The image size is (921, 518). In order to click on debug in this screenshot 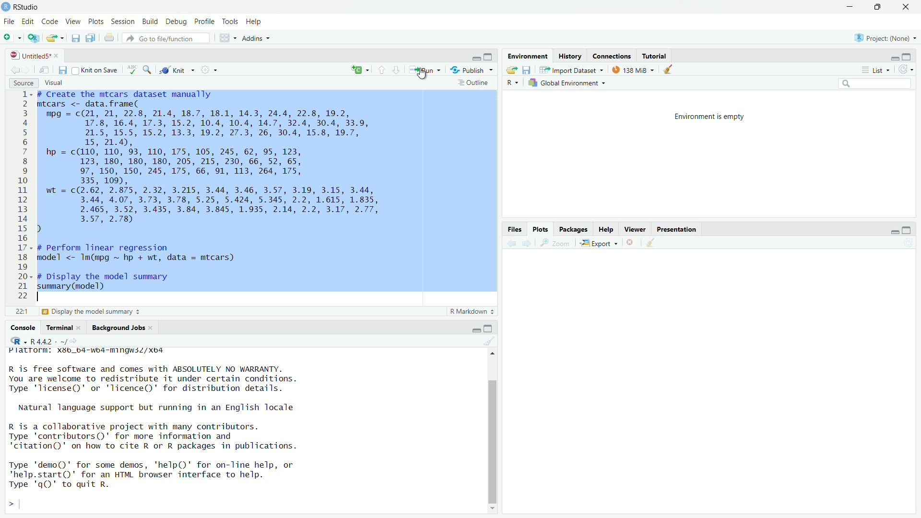, I will do `click(177, 22)`.